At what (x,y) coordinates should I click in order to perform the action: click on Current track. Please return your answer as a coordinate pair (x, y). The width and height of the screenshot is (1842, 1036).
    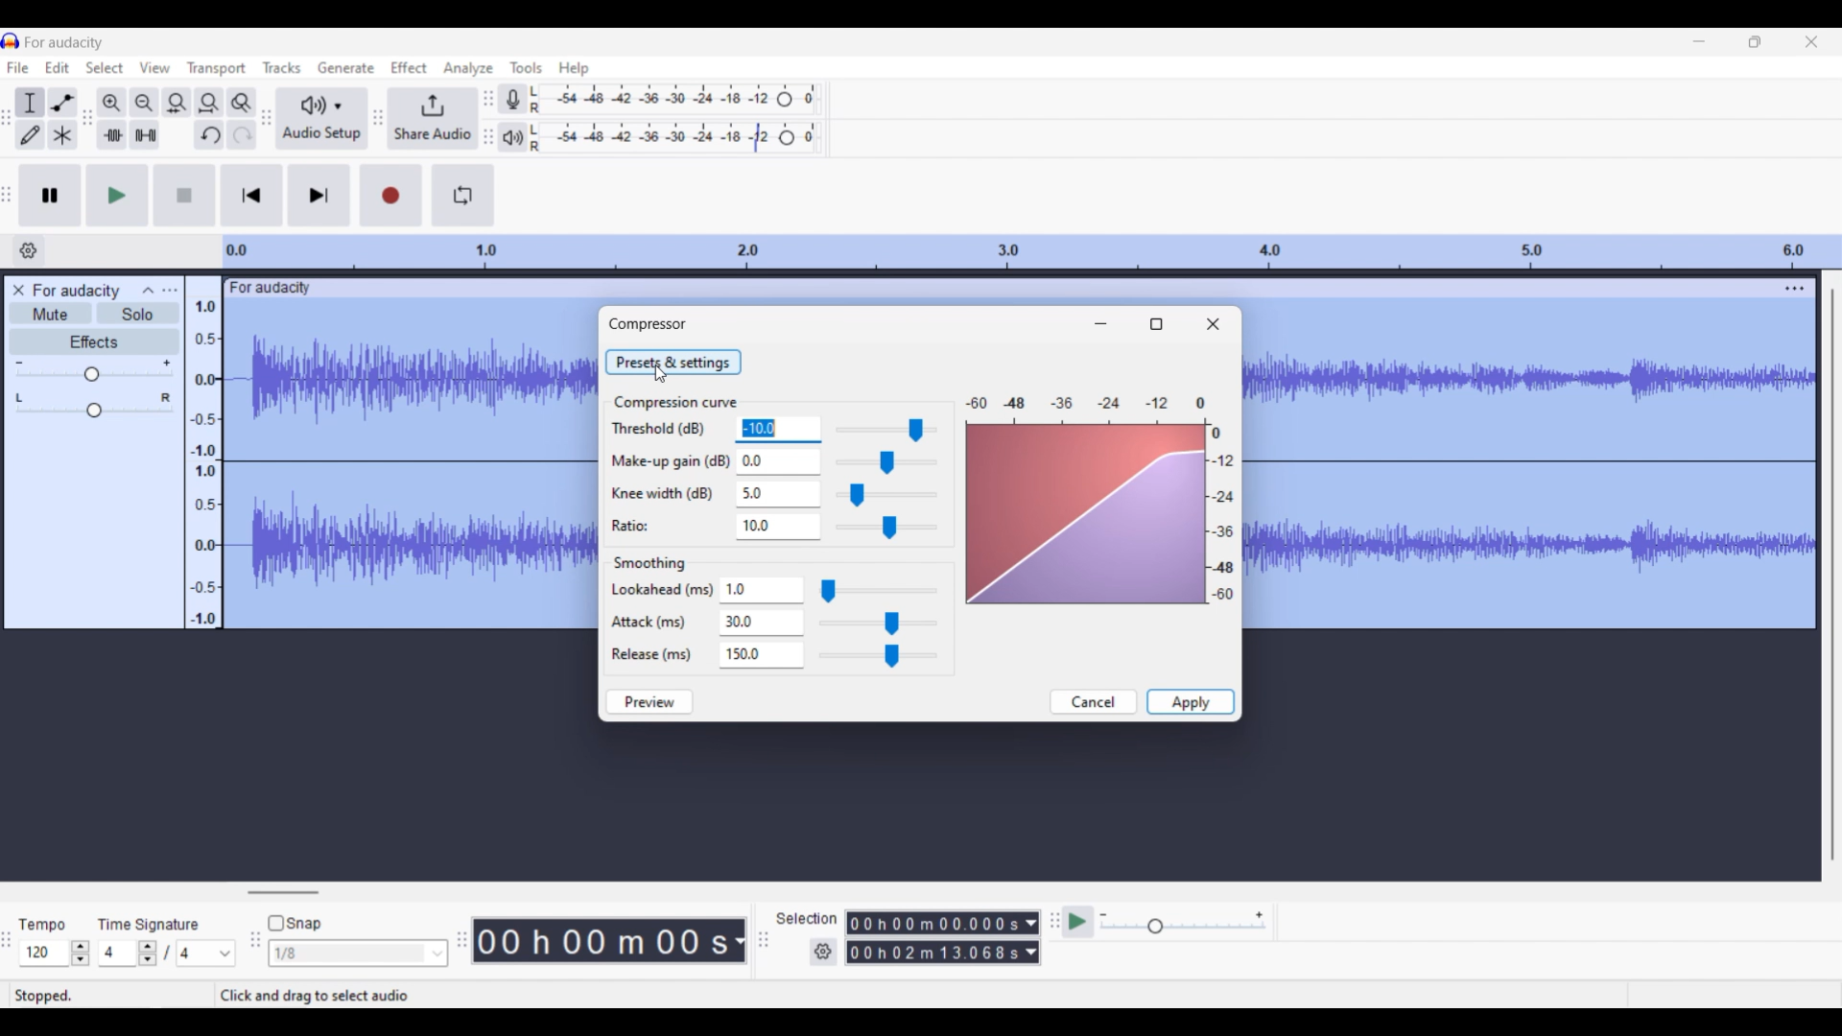
    Looking at the image, I should click on (411, 466).